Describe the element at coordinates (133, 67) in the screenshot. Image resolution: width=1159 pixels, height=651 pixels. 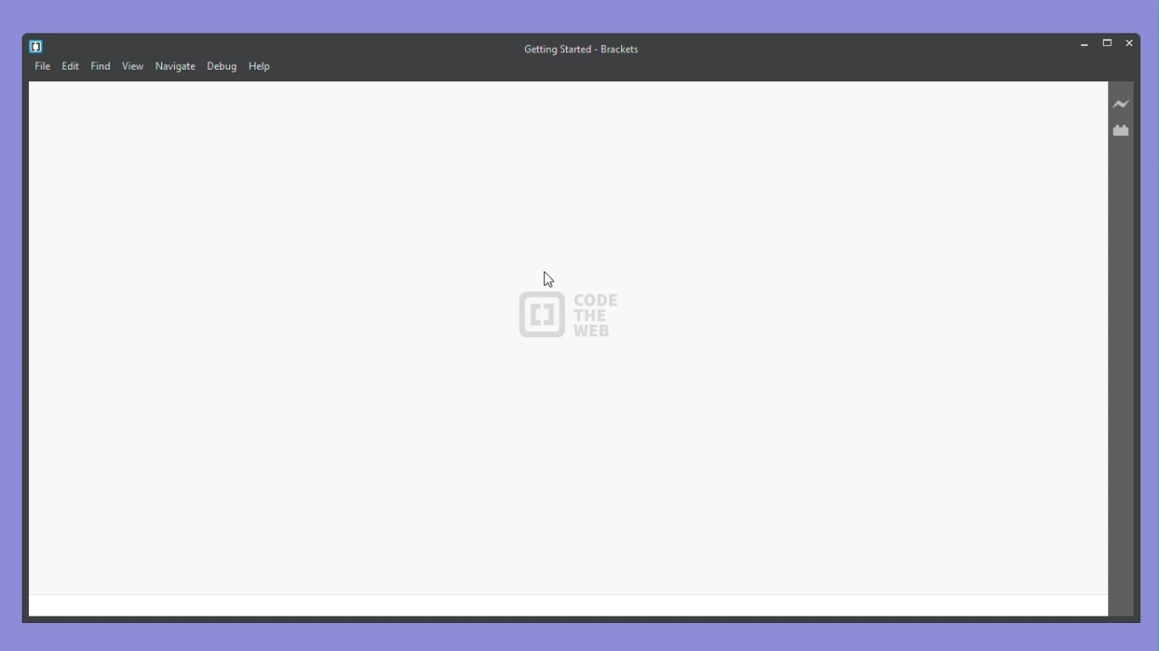
I see `view` at that location.